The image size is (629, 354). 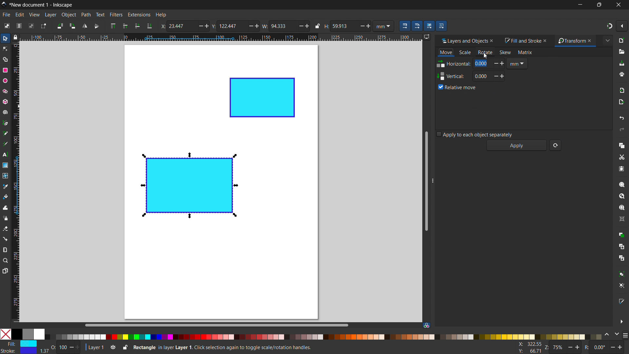 What do you see at coordinates (84, 26) in the screenshot?
I see `flip horizontal` at bounding box center [84, 26].